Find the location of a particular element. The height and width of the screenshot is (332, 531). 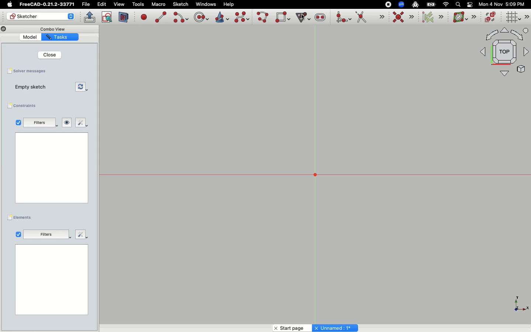

Help is located at coordinates (229, 4).